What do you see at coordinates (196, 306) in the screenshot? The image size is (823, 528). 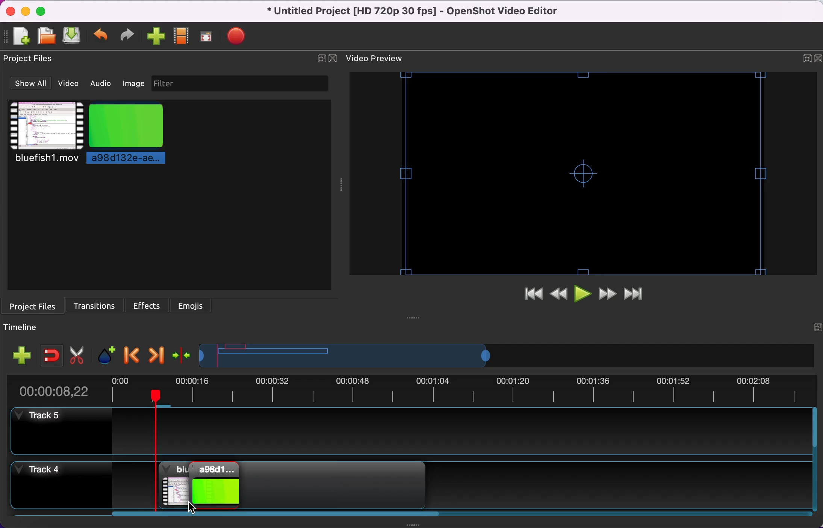 I see `emojis` at bounding box center [196, 306].